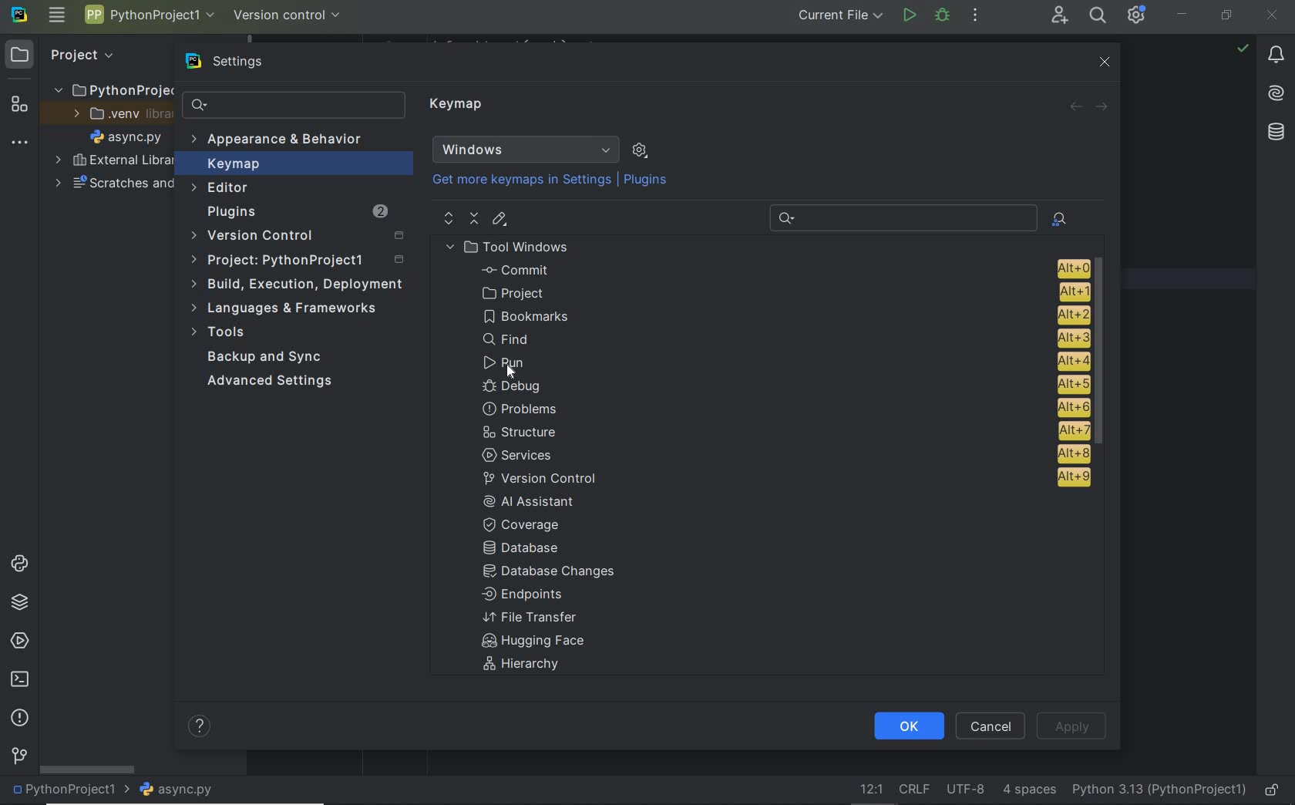 The width and height of the screenshot is (1295, 805). Describe the element at coordinates (1182, 14) in the screenshot. I see `minimize` at that location.